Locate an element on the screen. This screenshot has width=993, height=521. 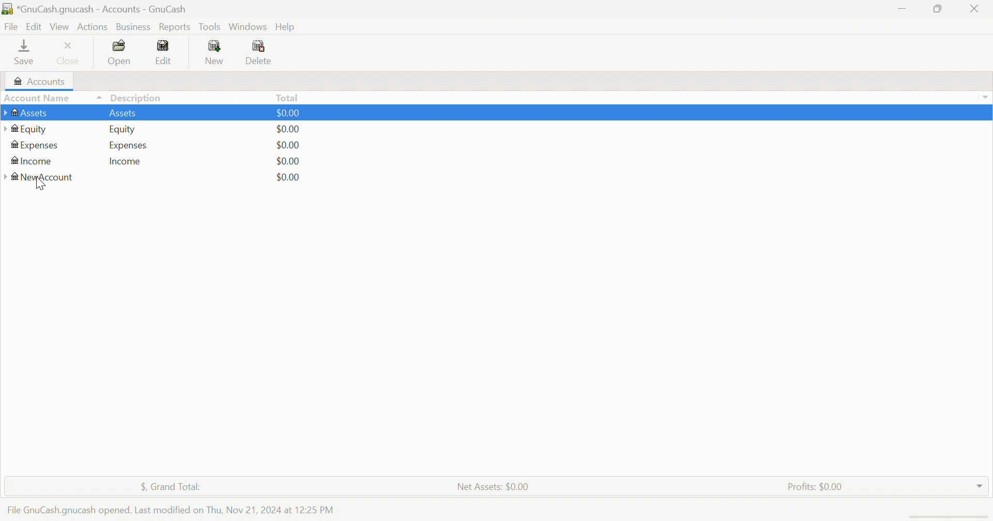
Close is located at coordinates (69, 52).